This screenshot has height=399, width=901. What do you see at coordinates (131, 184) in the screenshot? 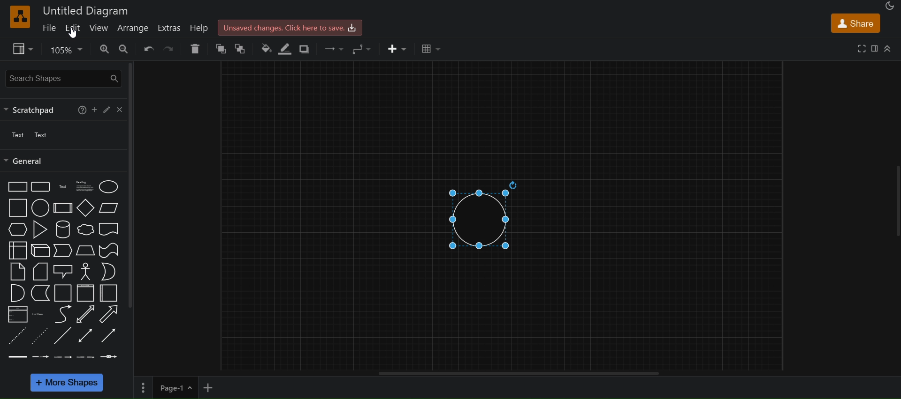
I see `vertical scroll bar` at bounding box center [131, 184].